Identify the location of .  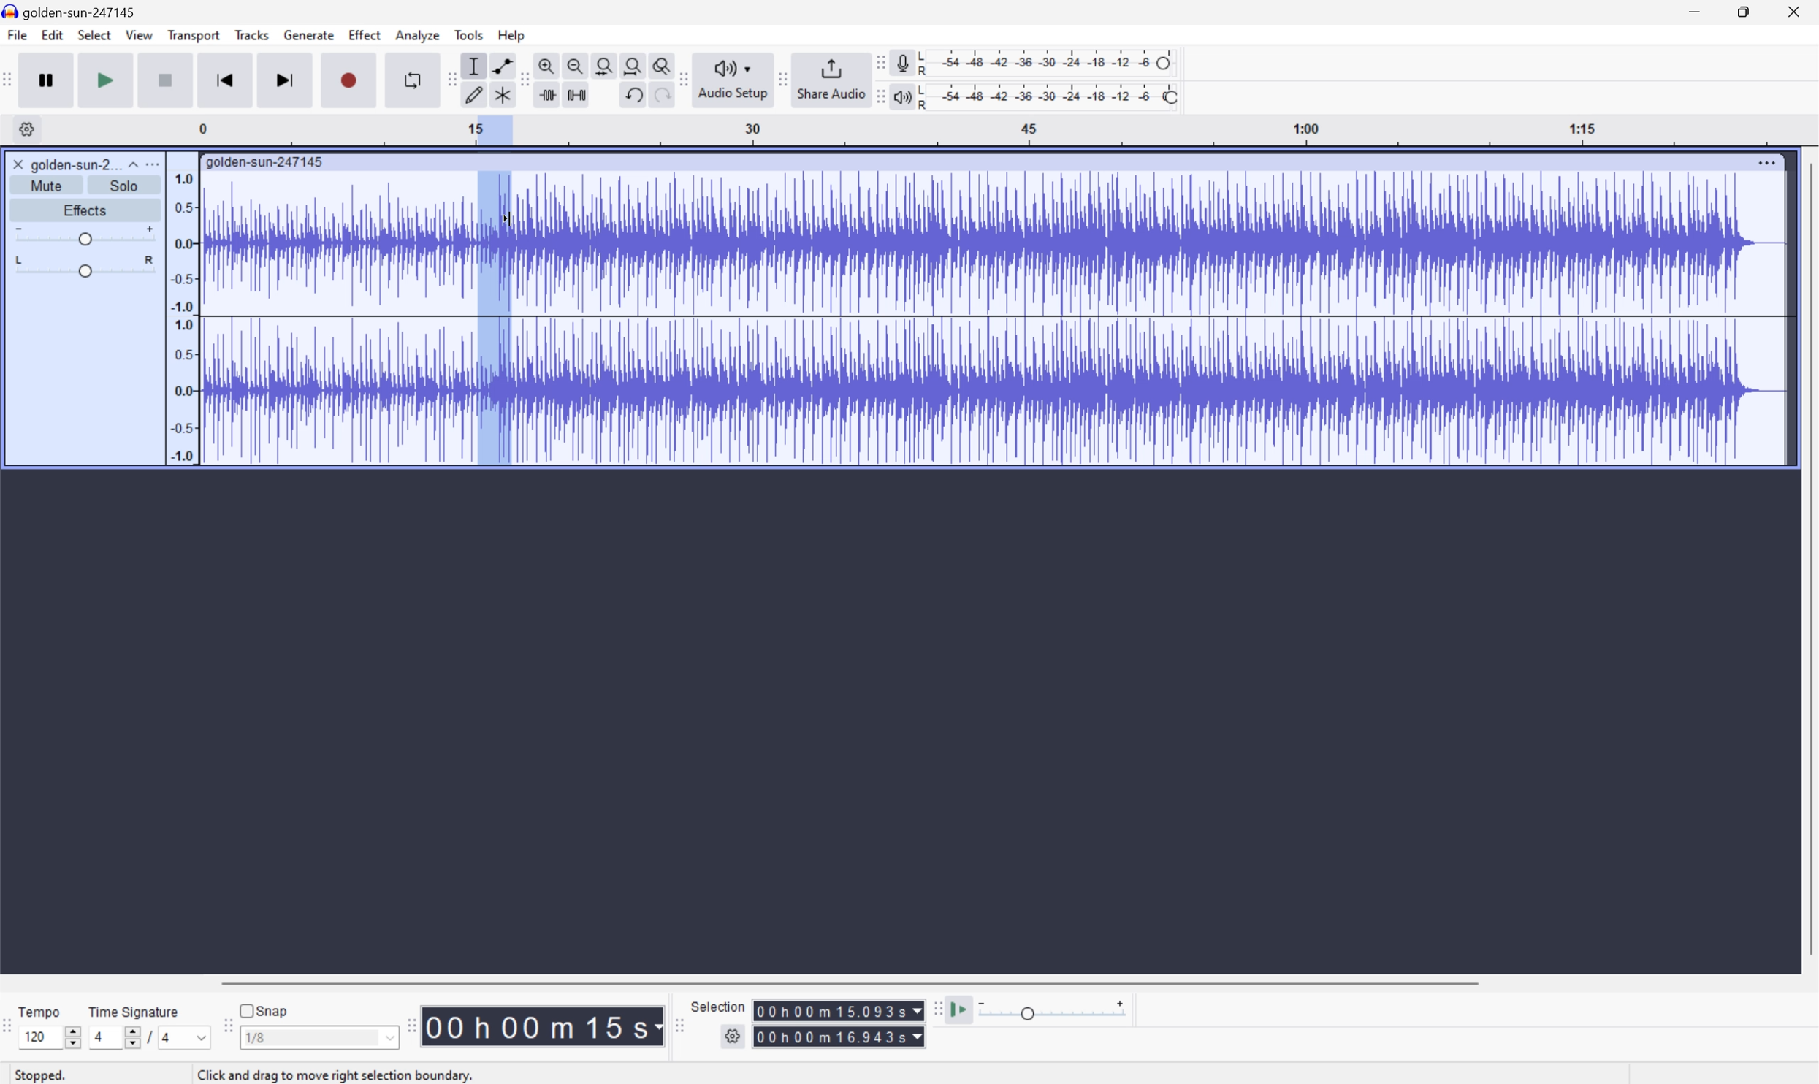
(72, 165).